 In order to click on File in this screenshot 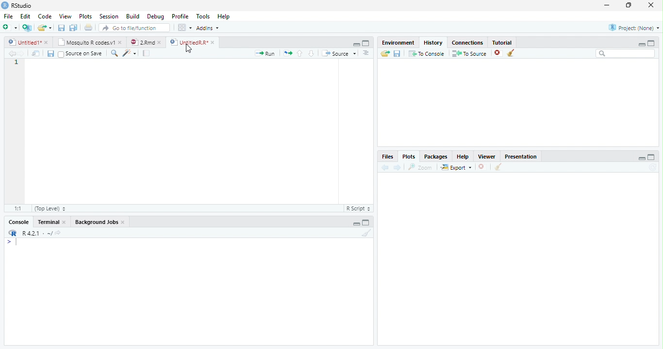, I will do `click(8, 16)`.